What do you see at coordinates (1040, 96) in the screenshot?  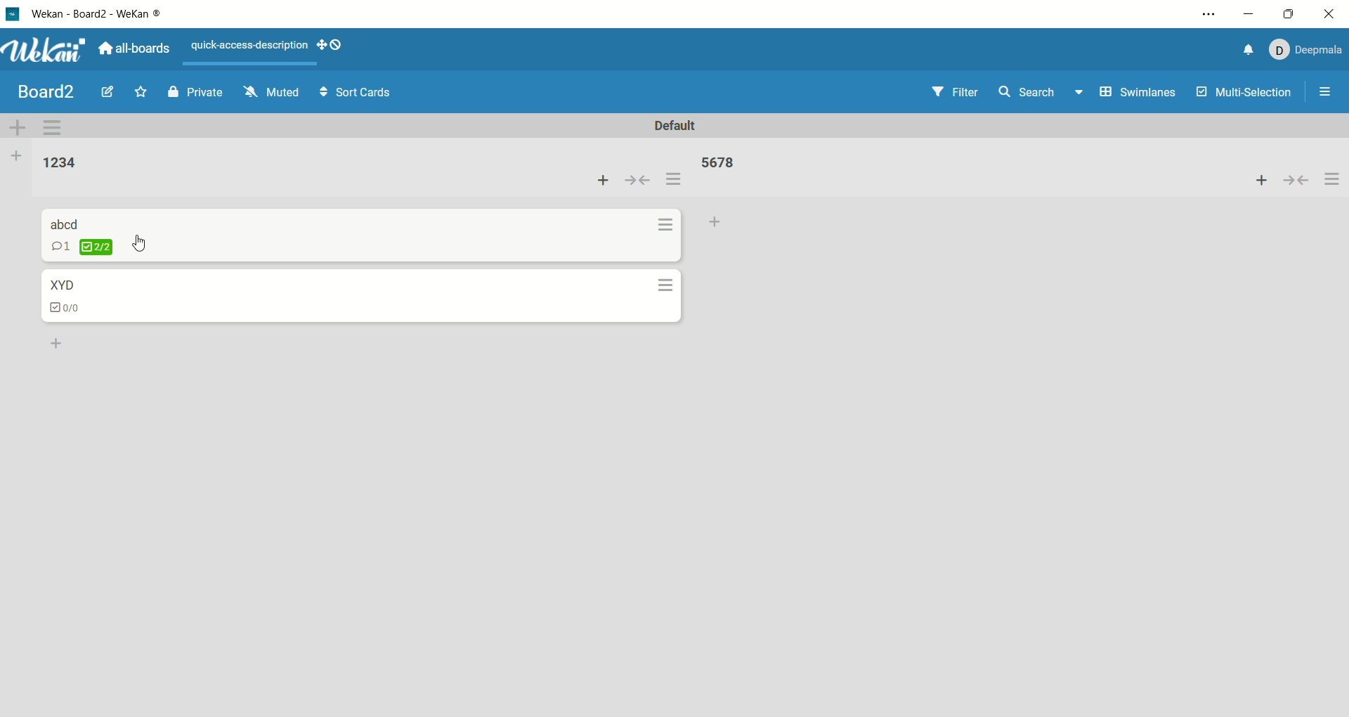 I see `search` at bounding box center [1040, 96].